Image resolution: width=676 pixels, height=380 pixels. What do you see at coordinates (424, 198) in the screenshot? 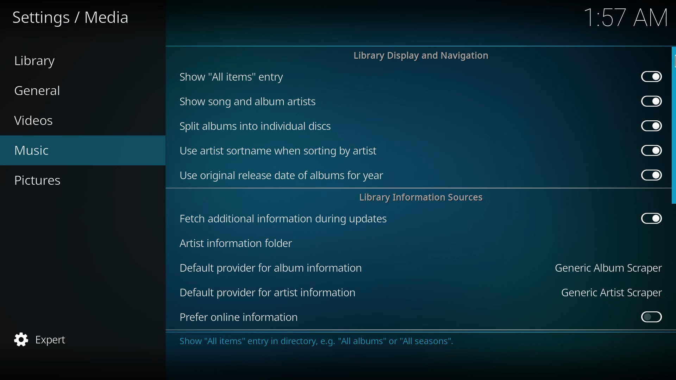
I see `library info sources` at bounding box center [424, 198].